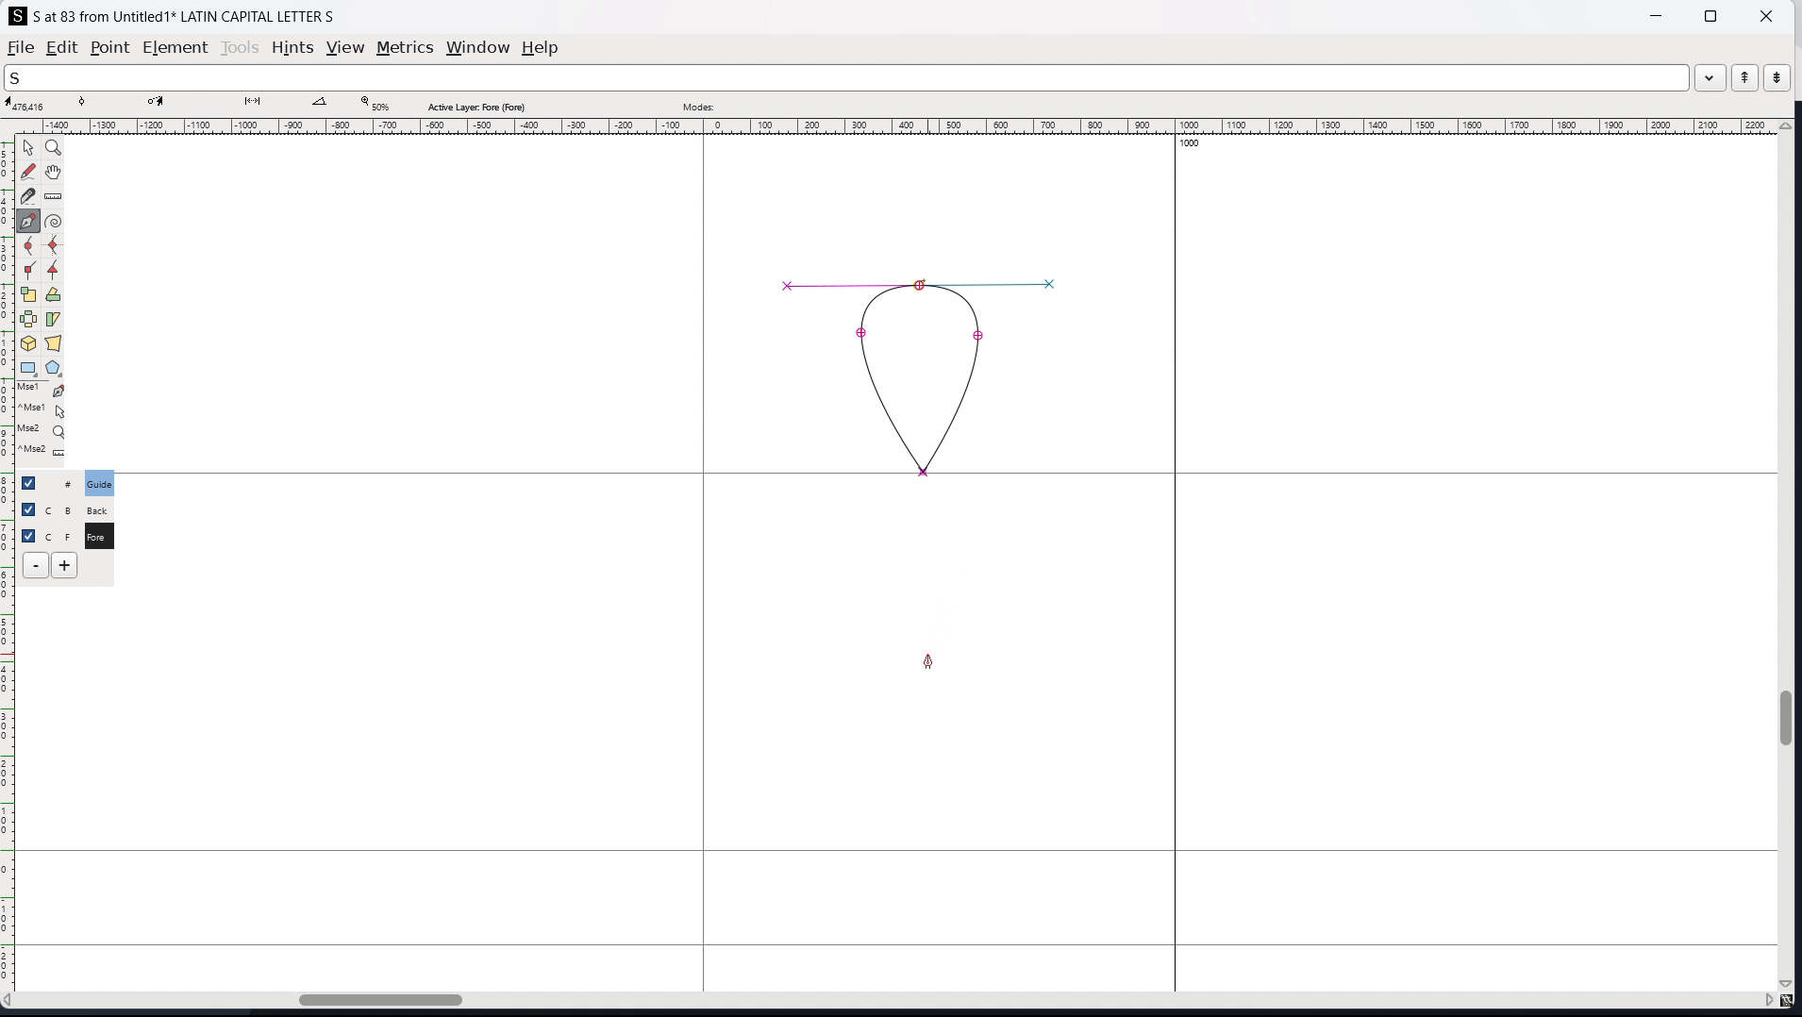  What do you see at coordinates (29, 246) in the screenshot?
I see `add a curve point` at bounding box center [29, 246].